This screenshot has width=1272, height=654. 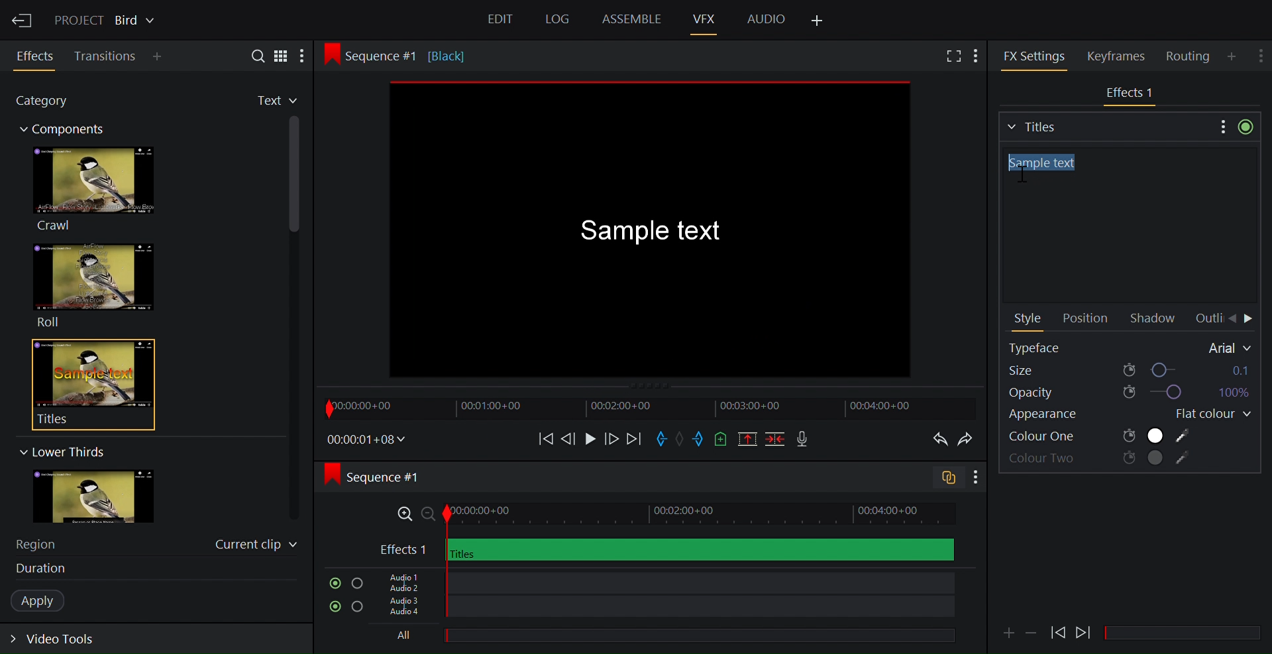 I want to click on Attachment, so click(x=1008, y=633).